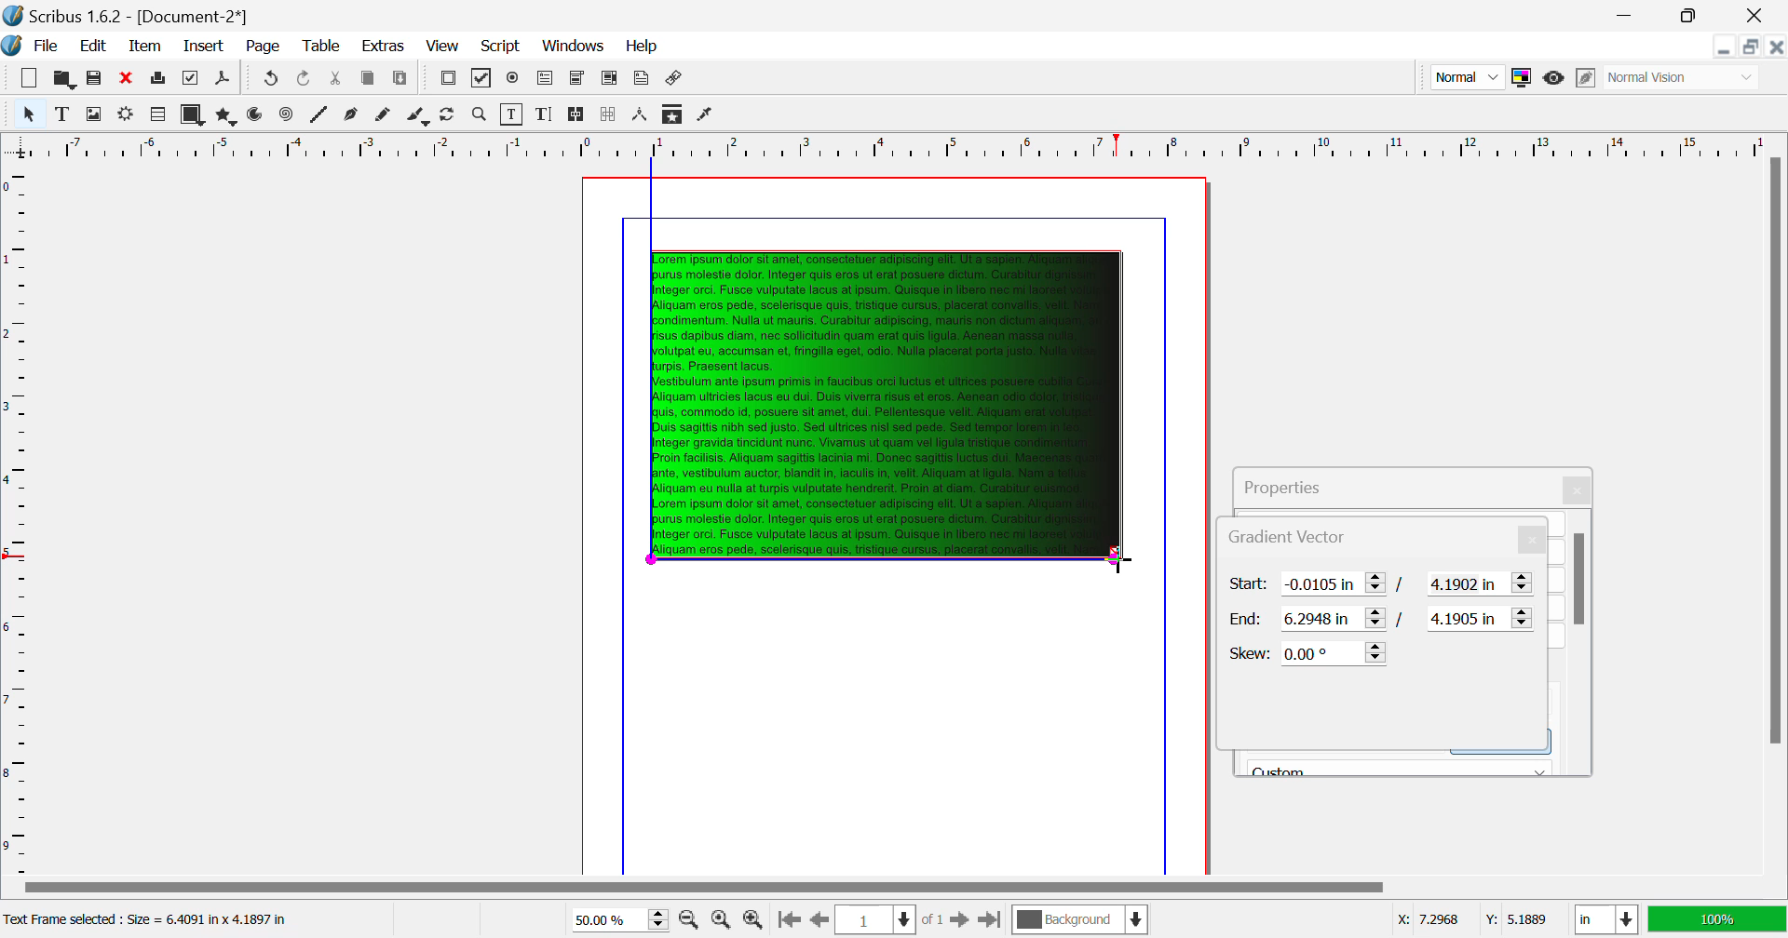 The width and height of the screenshot is (1788, 938). I want to click on Open, so click(63, 77).